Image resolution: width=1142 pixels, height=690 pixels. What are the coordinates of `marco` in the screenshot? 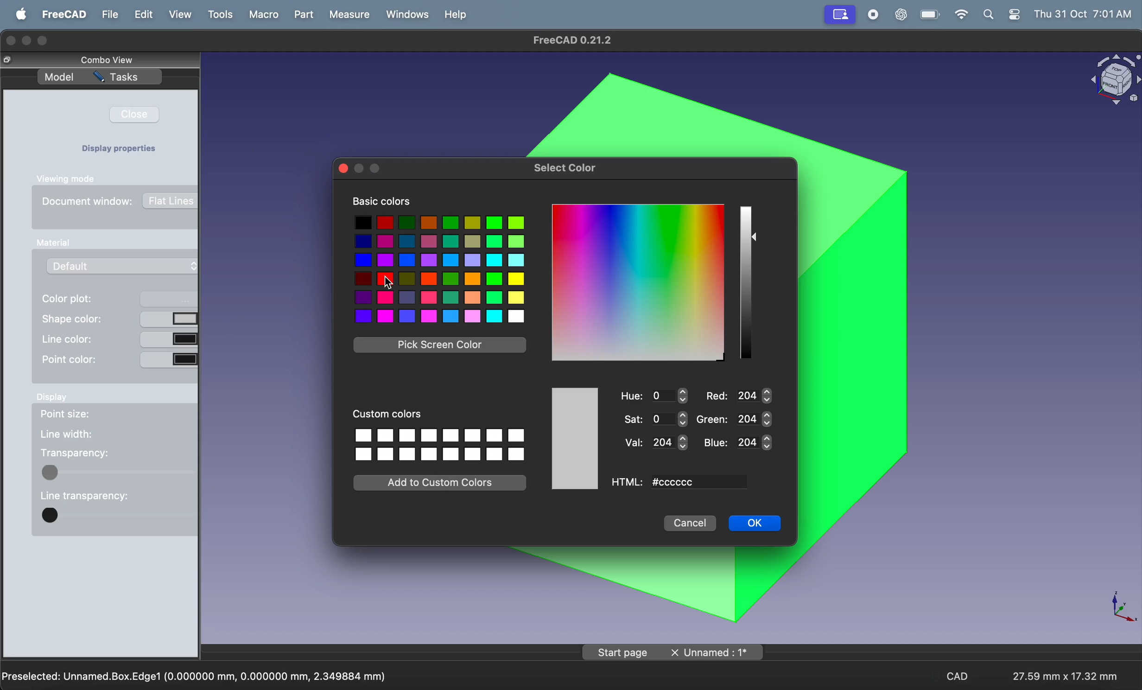 It's located at (263, 14).